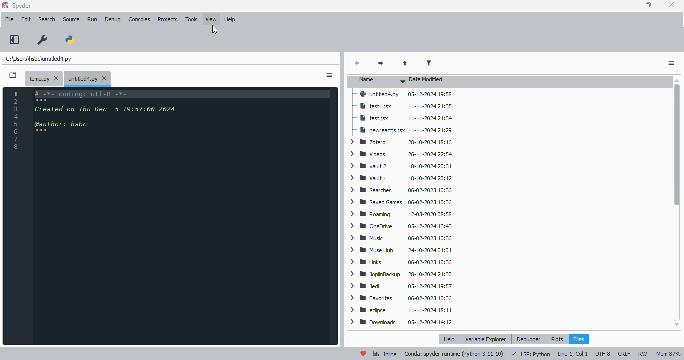  I want to click on test.jsx, so click(401, 119).